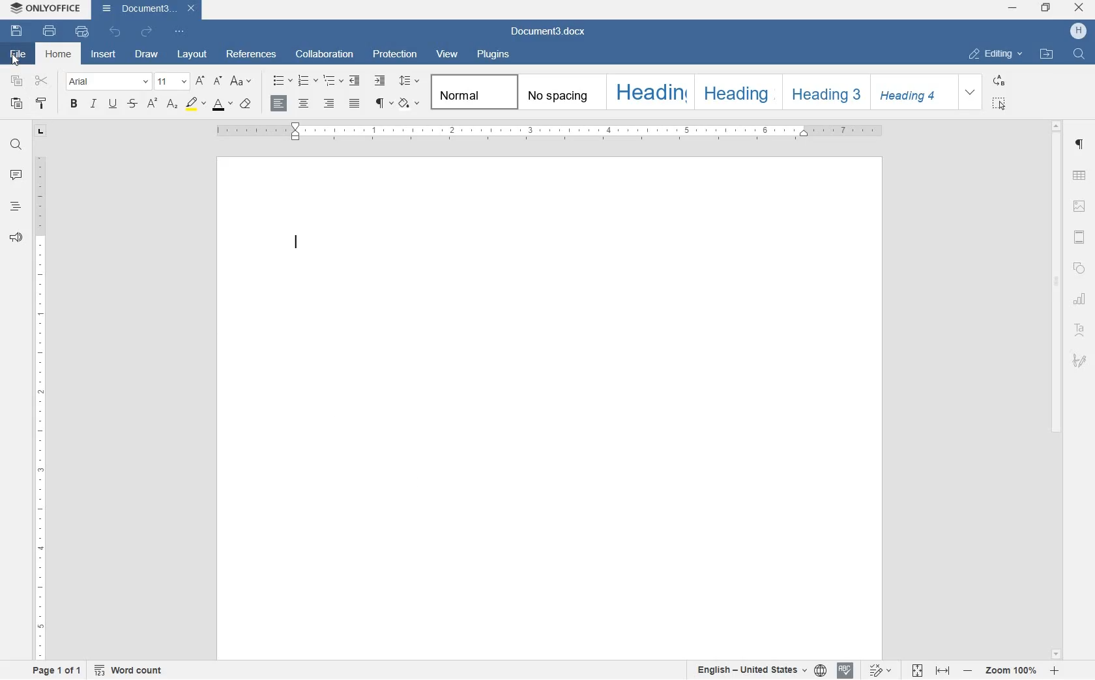  I want to click on editing, so click(996, 54).